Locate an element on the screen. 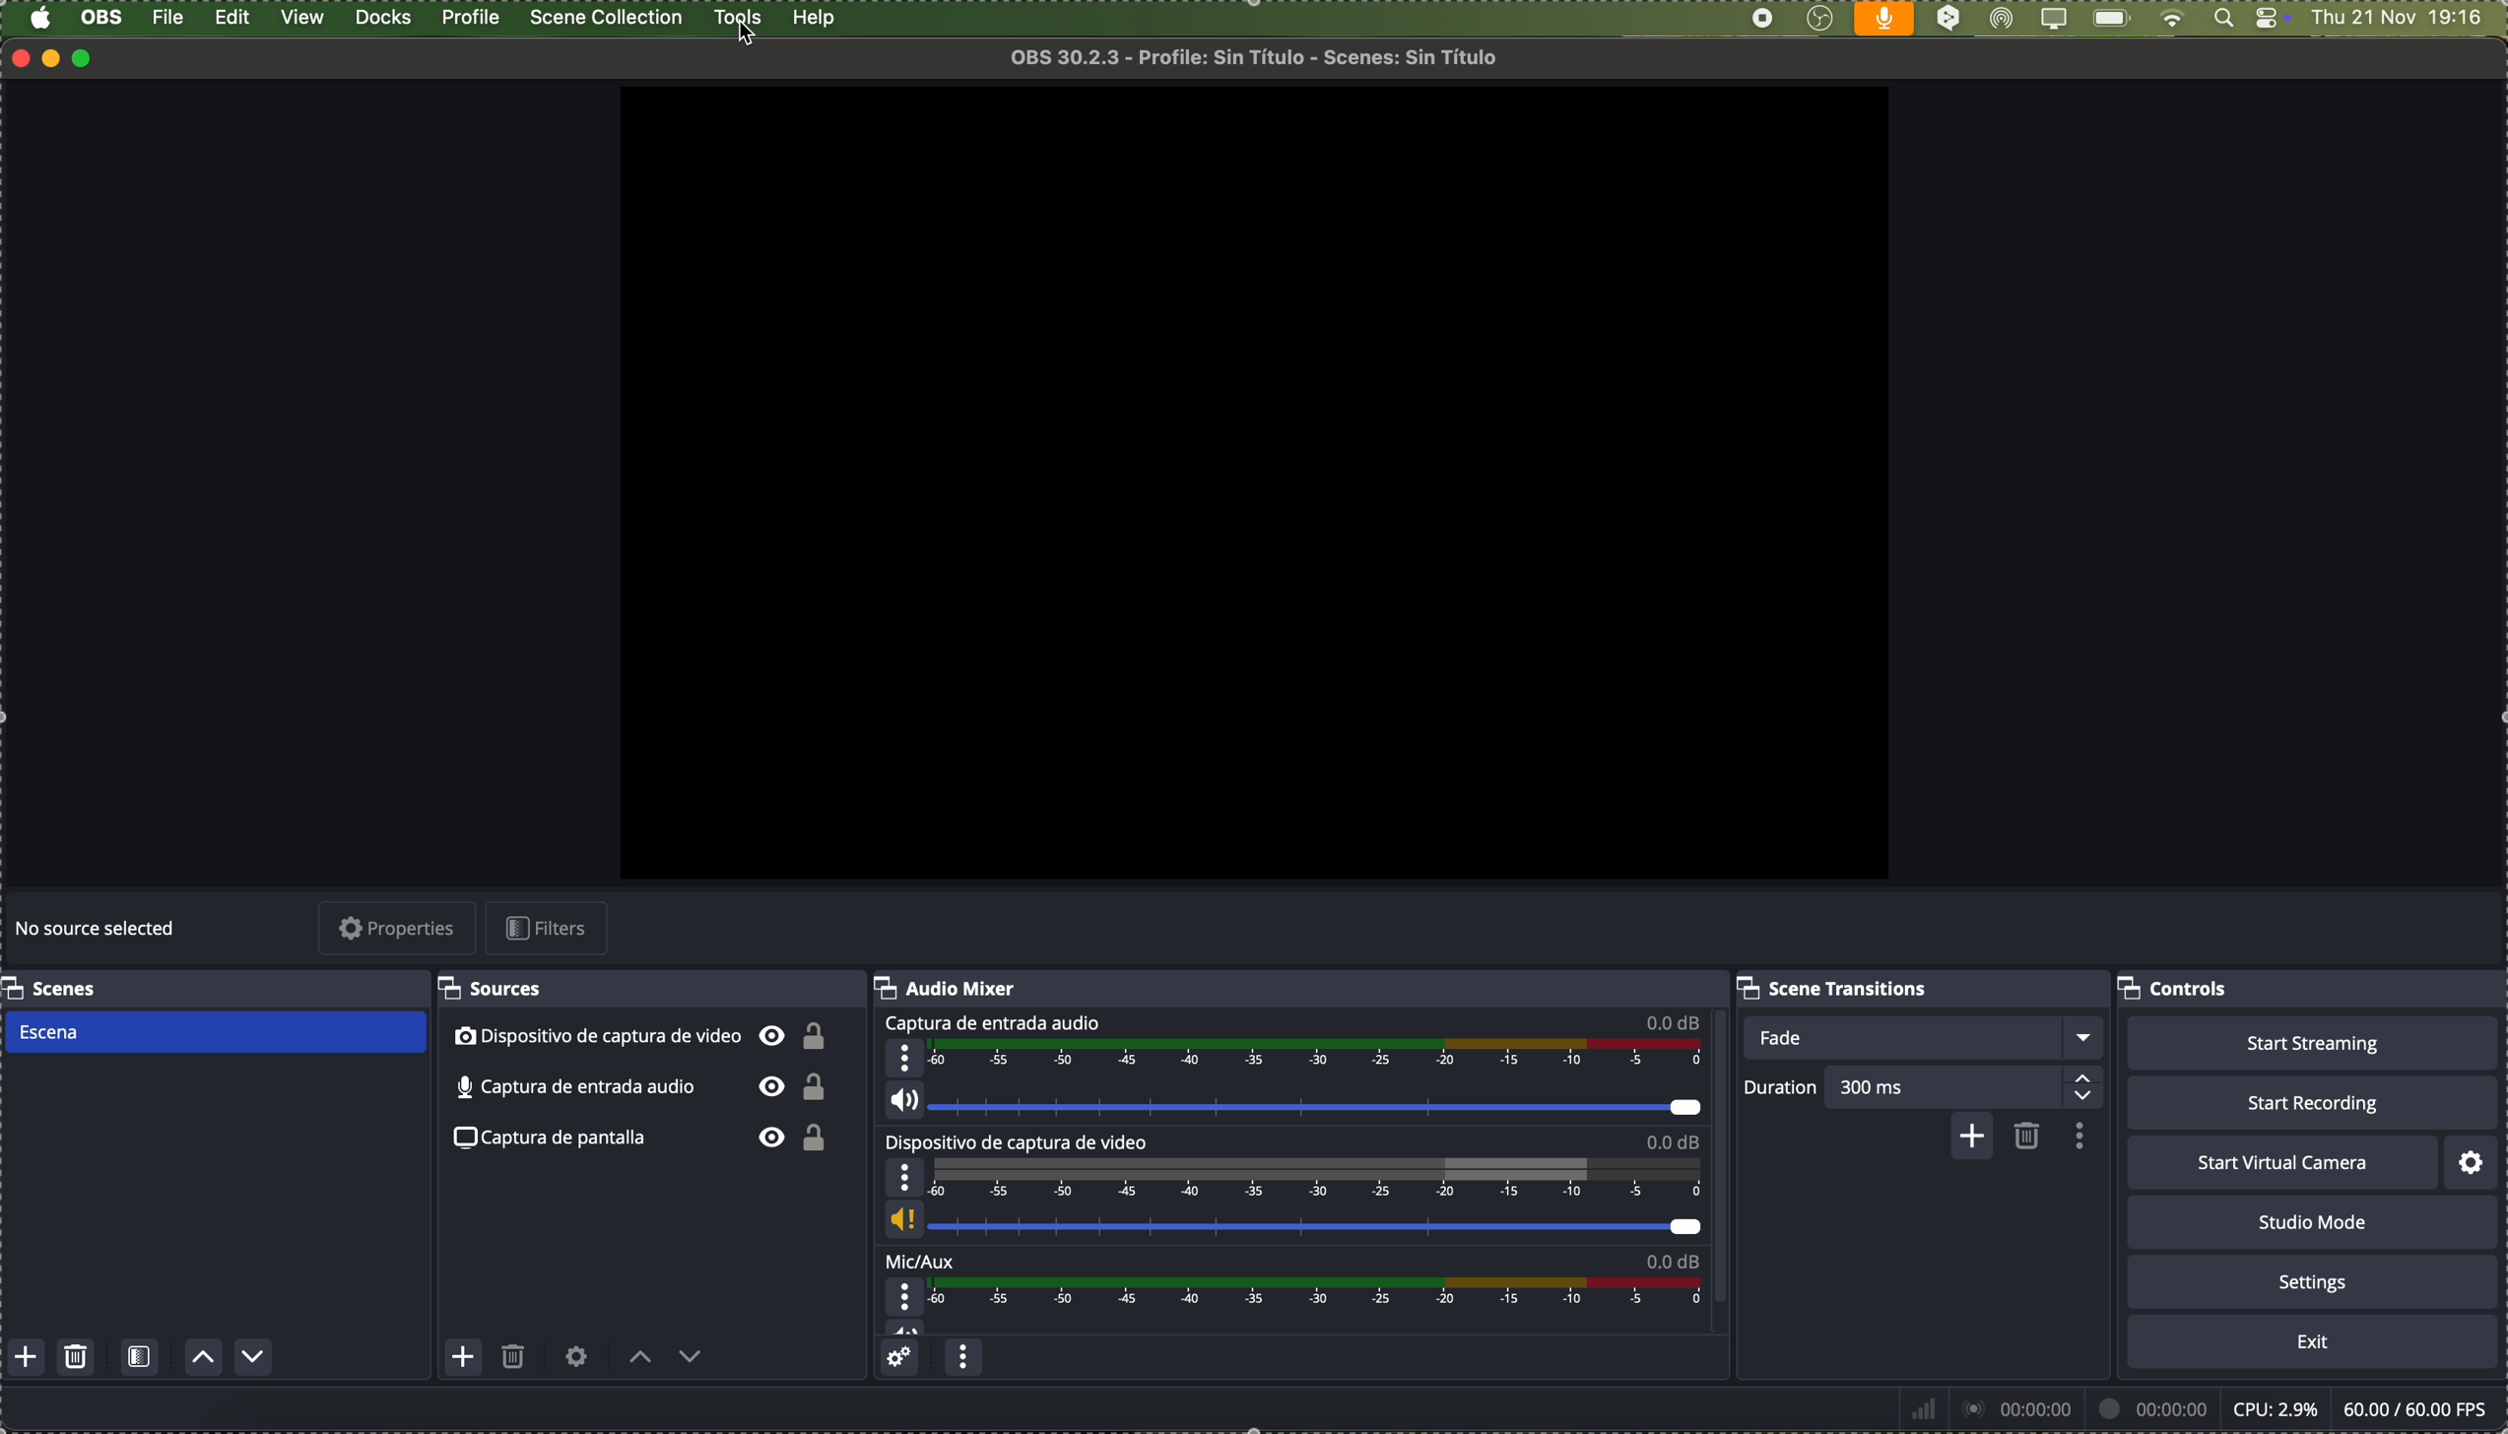 The image size is (2508, 1434). controls is located at coordinates (2272, 20).